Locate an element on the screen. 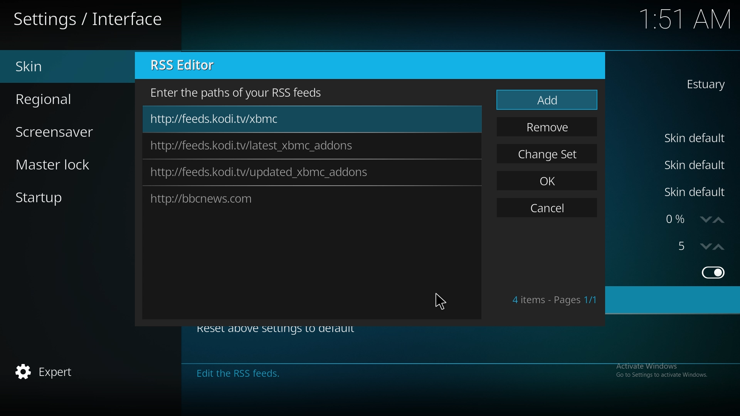  Edit the RSS feeds is located at coordinates (314, 374).